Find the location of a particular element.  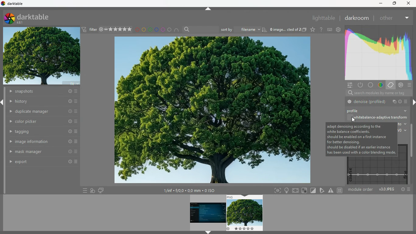

minimize is located at coordinates (381, 4).